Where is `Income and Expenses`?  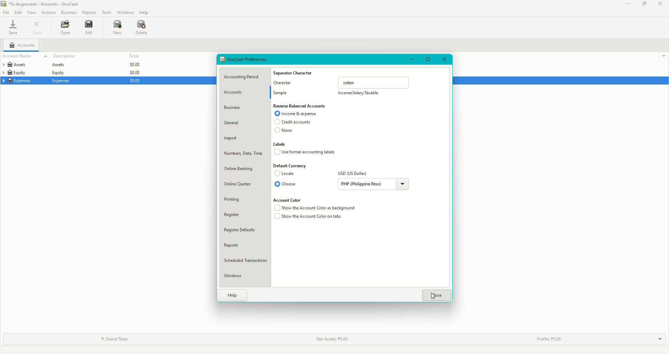 Income and Expenses is located at coordinates (297, 114).